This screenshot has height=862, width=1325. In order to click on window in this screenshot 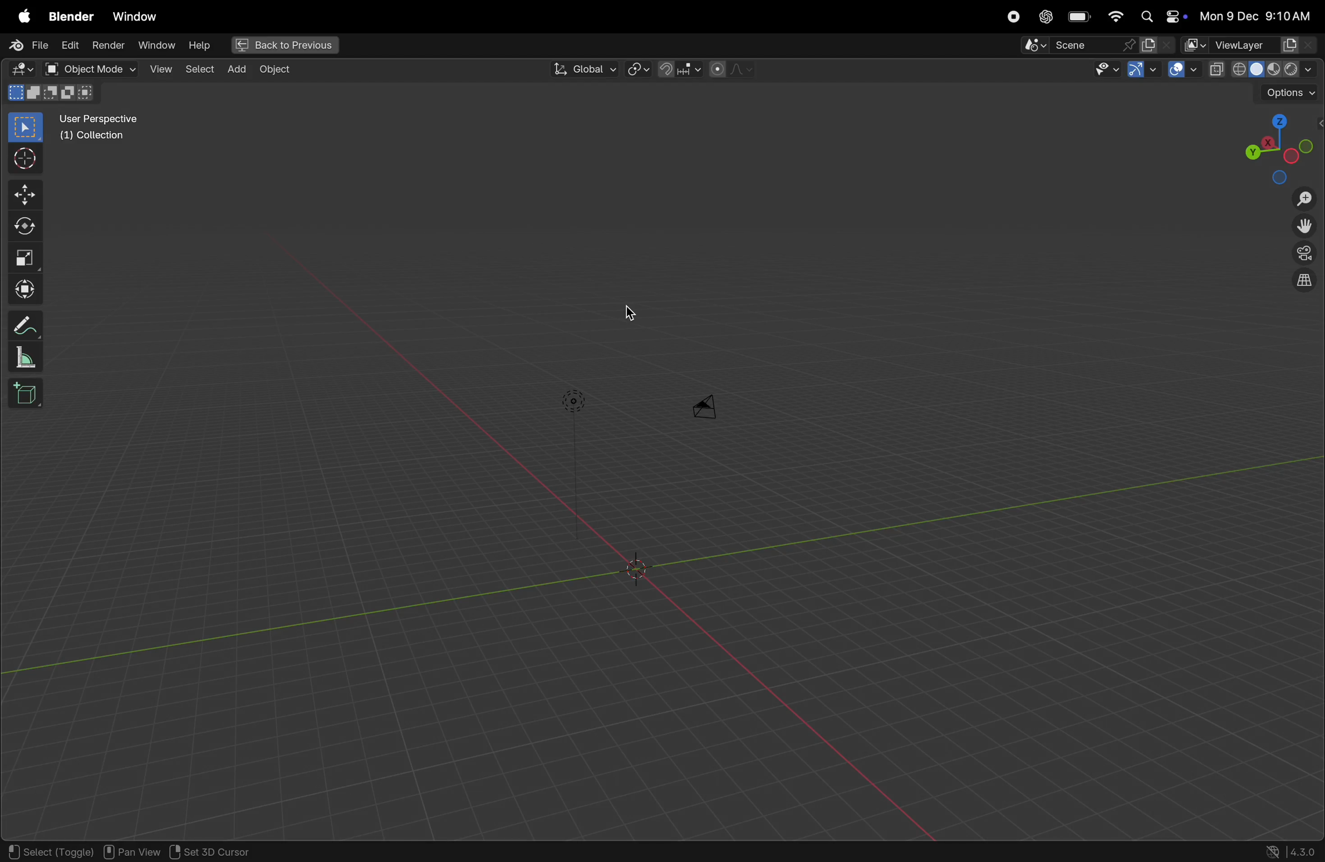, I will do `click(155, 45)`.